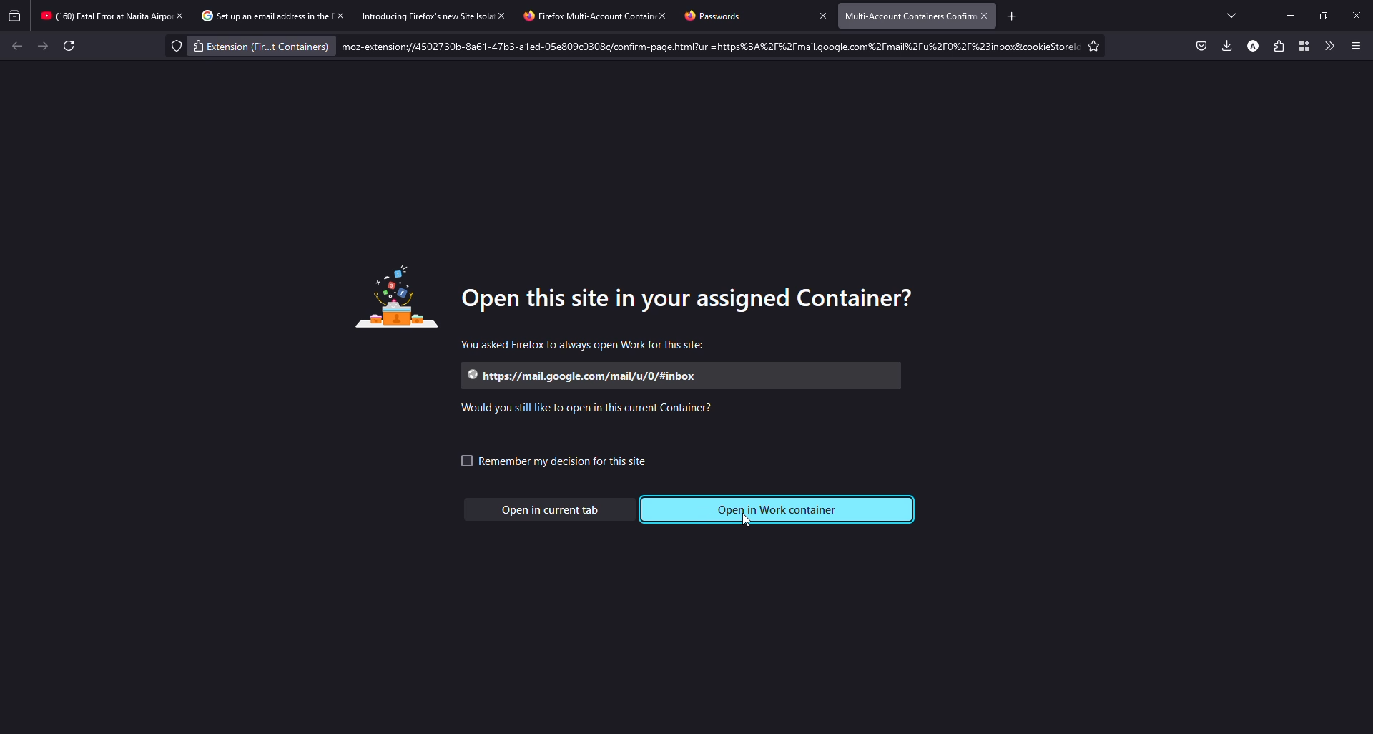 The width and height of the screenshot is (1373, 734). Describe the element at coordinates (749, 525) in the screenshot. I see `Cursor` at that location.